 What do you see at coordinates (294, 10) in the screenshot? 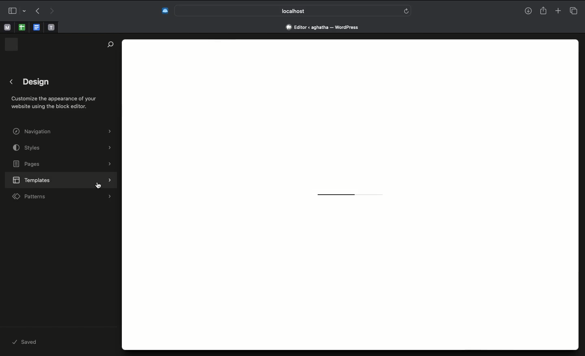
I see `Search bar` at bounding box center [294, 10].